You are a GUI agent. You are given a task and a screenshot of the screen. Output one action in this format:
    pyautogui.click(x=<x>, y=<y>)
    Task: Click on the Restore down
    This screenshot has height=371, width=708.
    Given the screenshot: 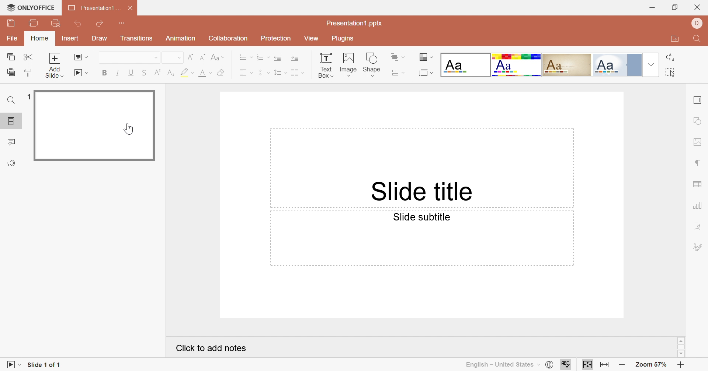 What is the action you would take?
    pyautogui.click(x=676, y=7)
    